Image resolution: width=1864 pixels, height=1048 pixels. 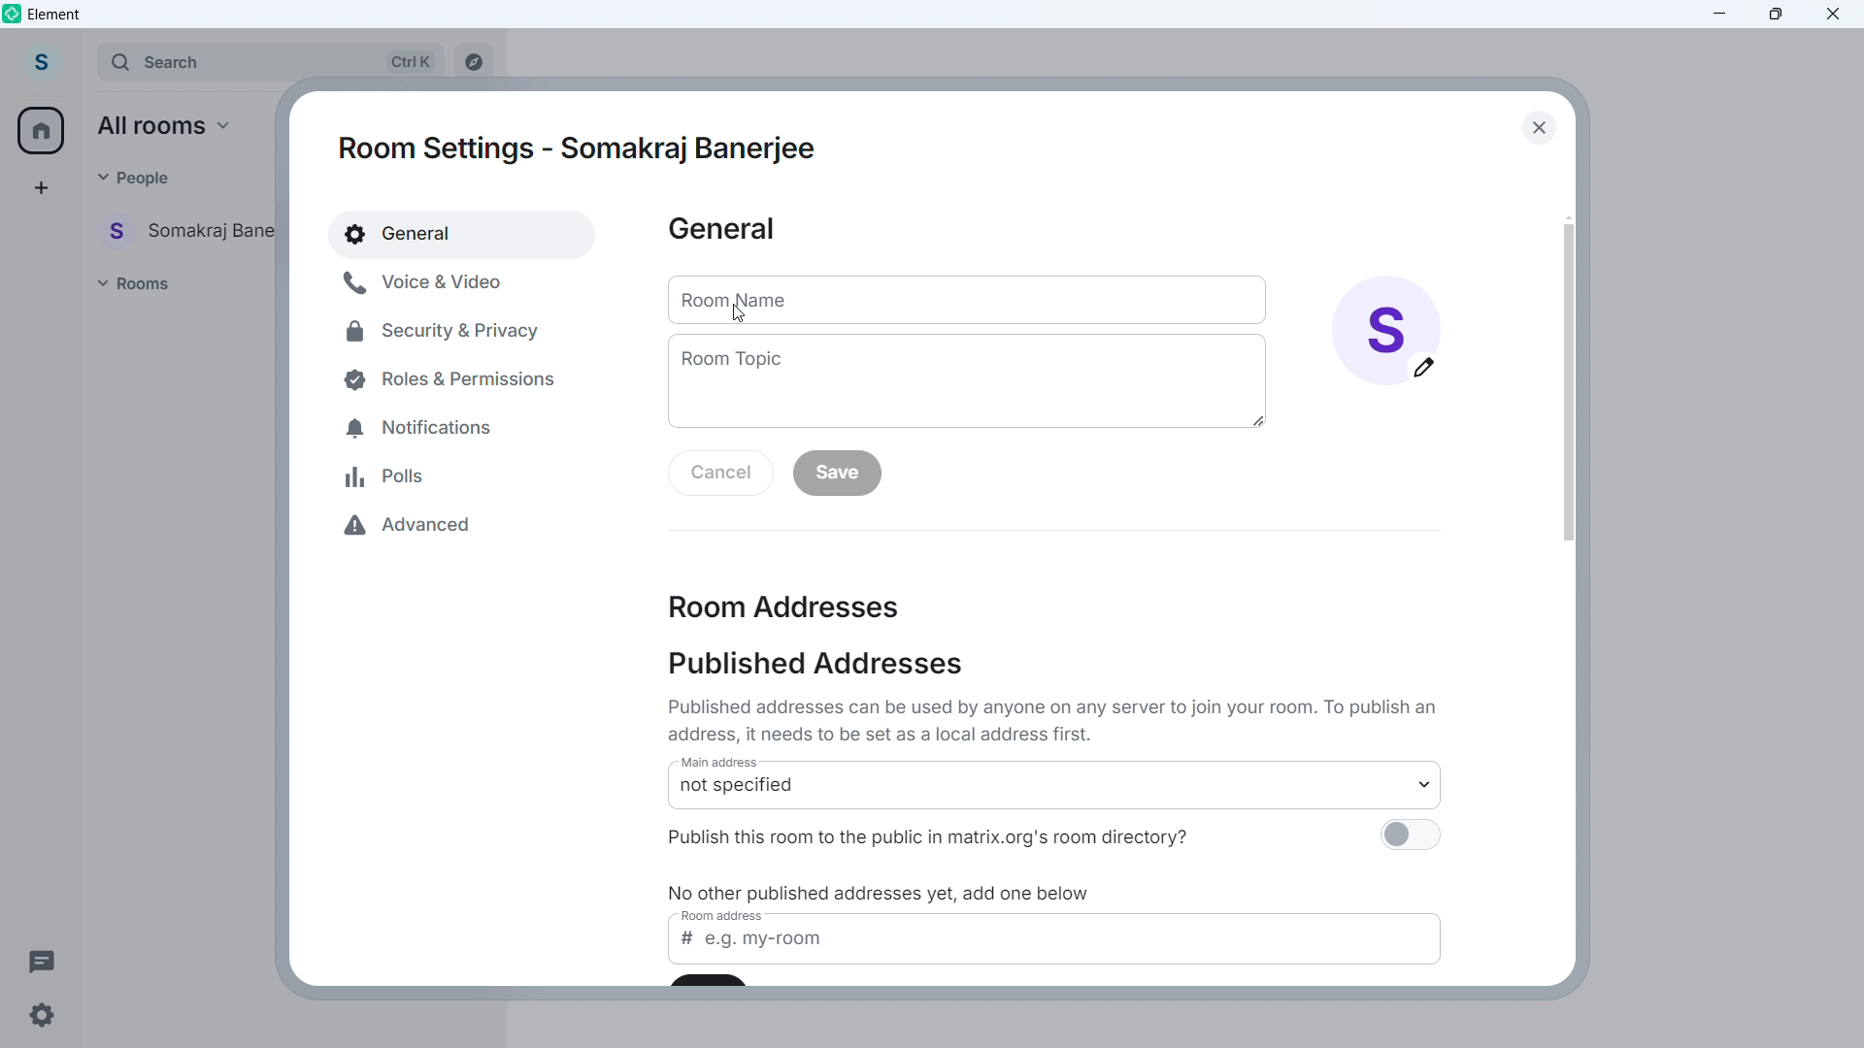 What do you see at coordinates (721, 475) in the screenshot?
I see `Cancel ` at bounding box center [721, 475].